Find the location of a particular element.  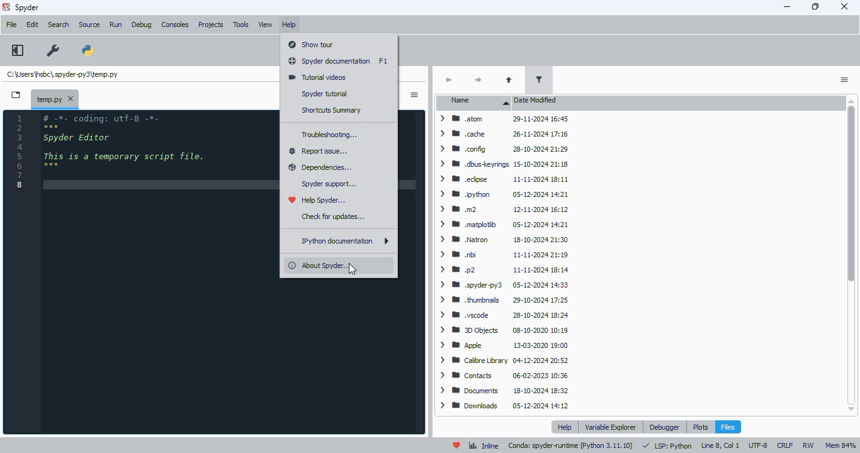

mem 84% is located at coordinates (840, 445).